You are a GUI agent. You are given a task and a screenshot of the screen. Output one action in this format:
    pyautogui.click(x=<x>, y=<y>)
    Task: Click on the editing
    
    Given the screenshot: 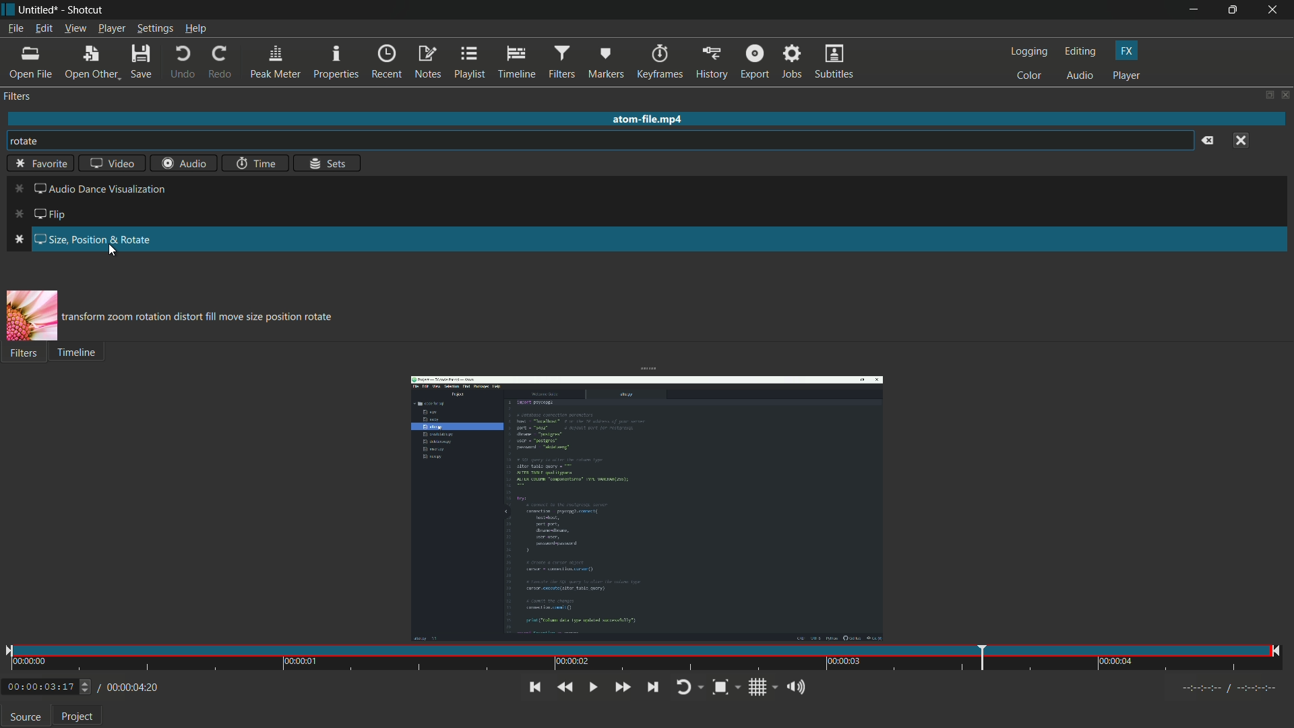 What is the action you would take?
    pyautogui.click(x=1082, y=52)
    